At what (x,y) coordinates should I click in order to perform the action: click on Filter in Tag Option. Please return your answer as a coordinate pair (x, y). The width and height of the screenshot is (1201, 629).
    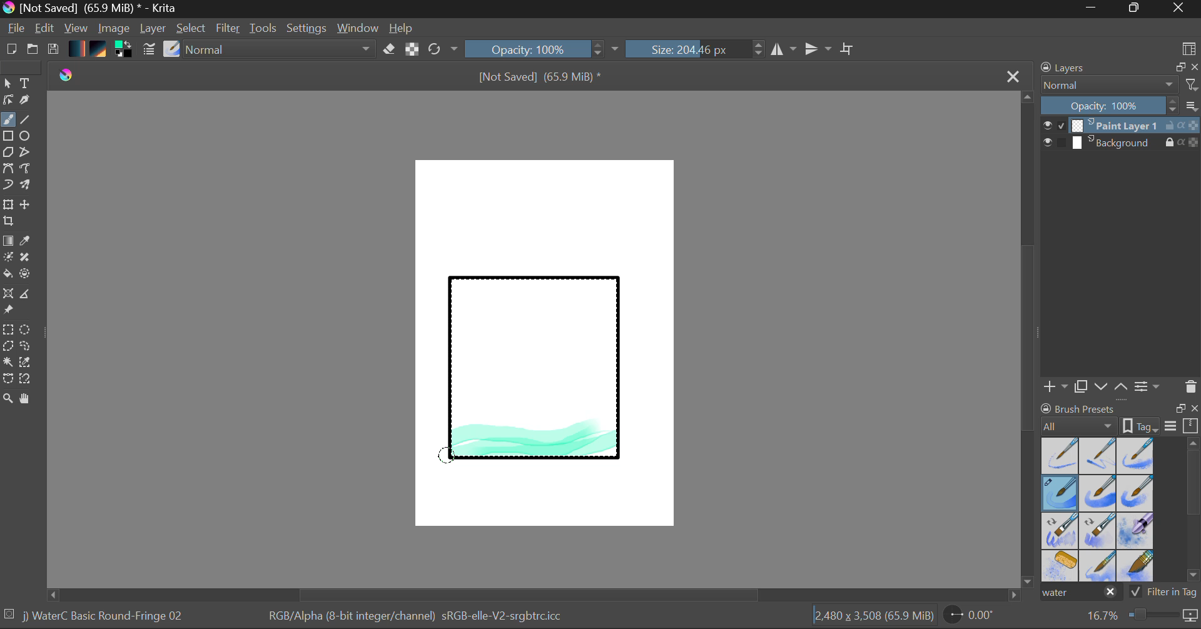
    Looking at the image, I should click on (1164, 593).